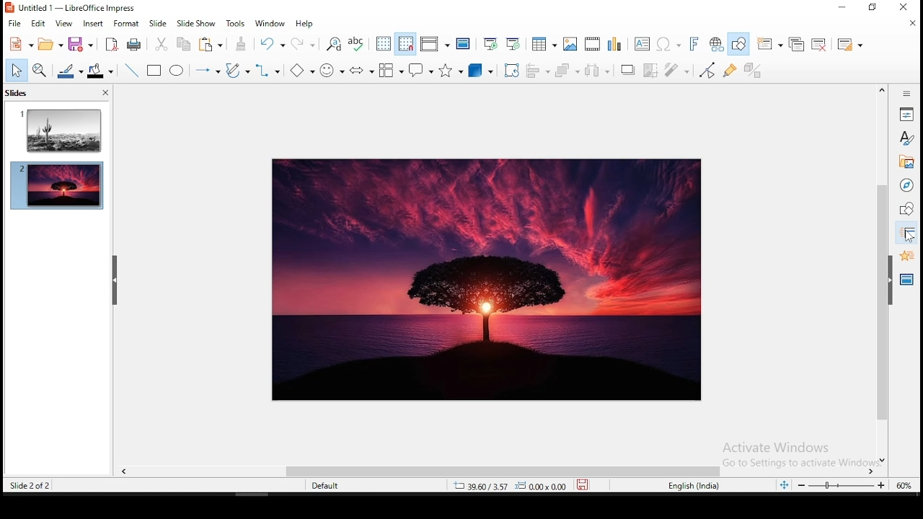 This screenshot has width=923, height=519. What do you see at coordinates (906, 185) in the screenshot?
I see `navigator` at bounding box center [906, 185].